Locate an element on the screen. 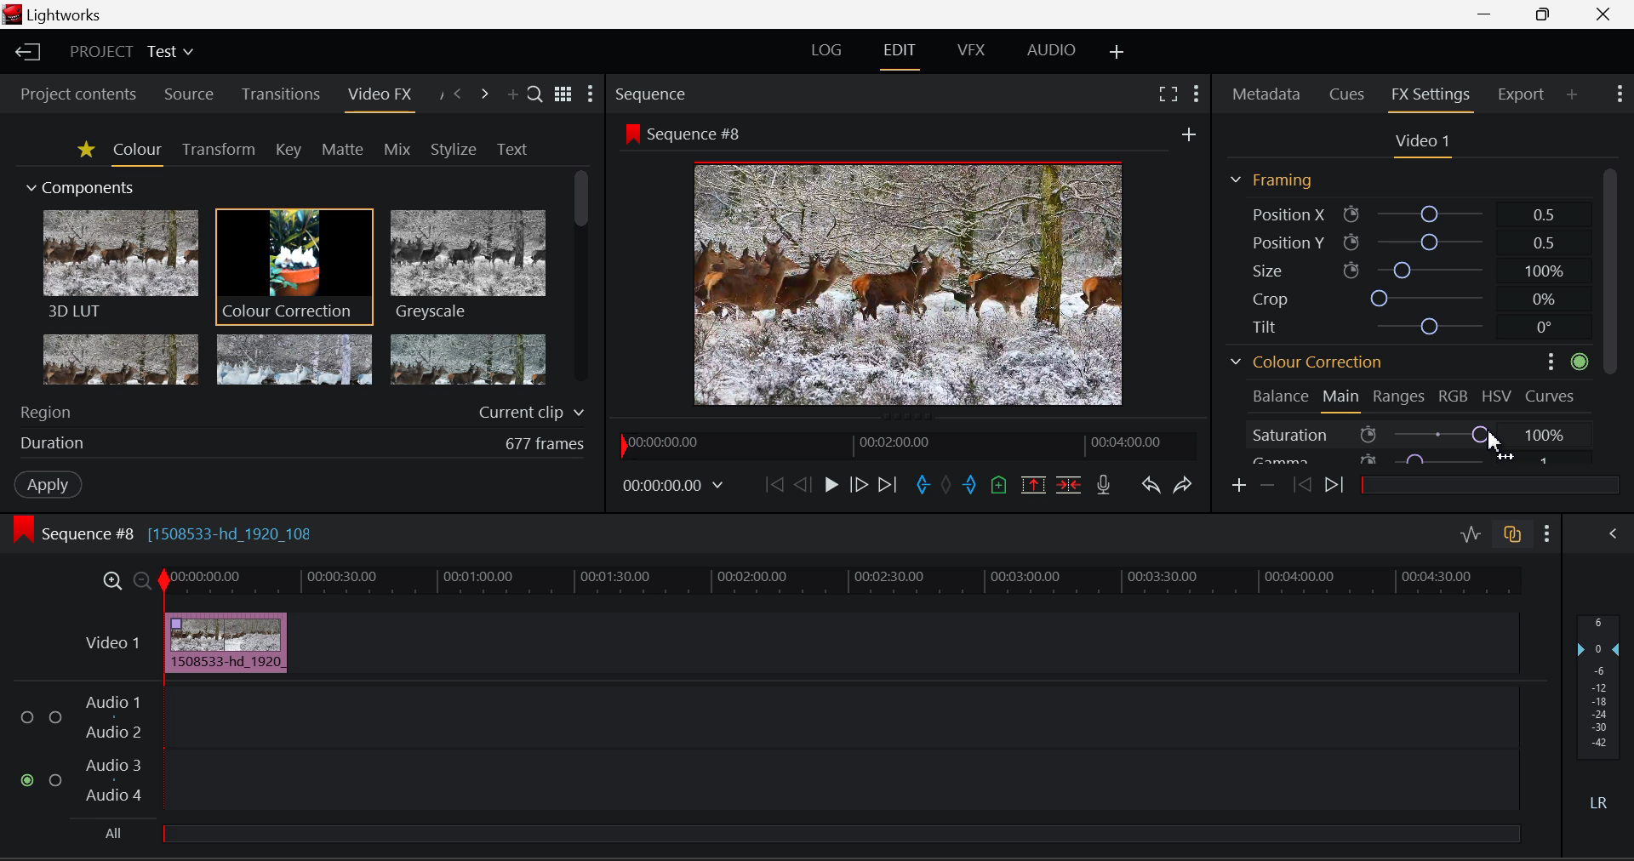 The width and height of the screenshot is (1634, 861). Cues is located at coordinates (1346, 94).